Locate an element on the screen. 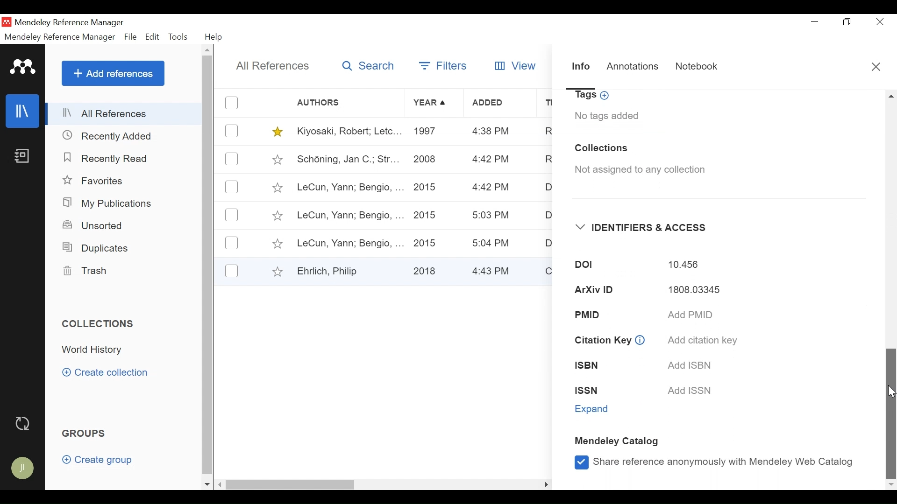 This screenshot has height=504, width=897. Notebook is located at coordinates (21, 158).